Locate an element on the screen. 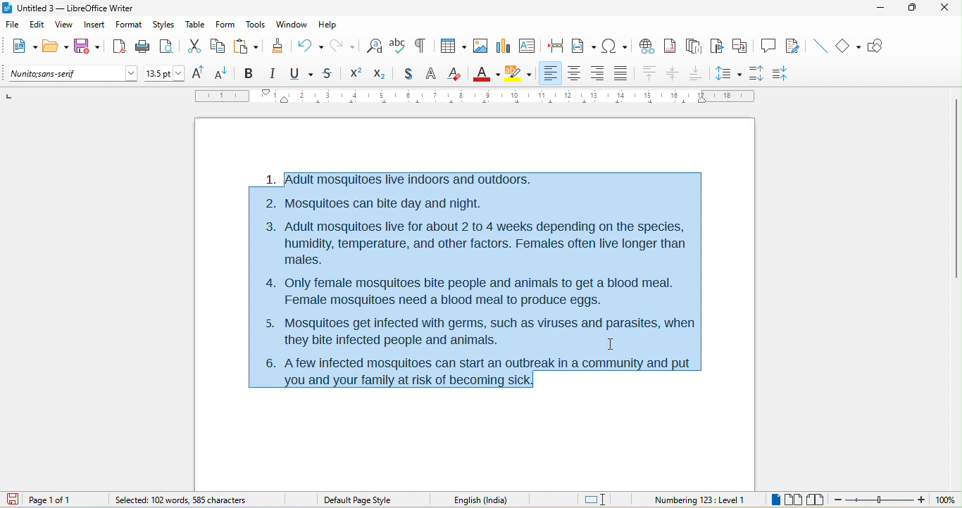 The height and width of the screenshot is (508, 962). bold is located at coordinates (250, 72).